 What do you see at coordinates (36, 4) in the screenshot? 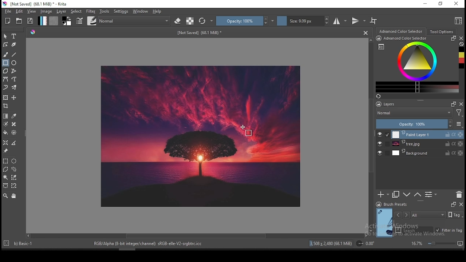
I see `icon and file name` at bounding box center [36, 4].